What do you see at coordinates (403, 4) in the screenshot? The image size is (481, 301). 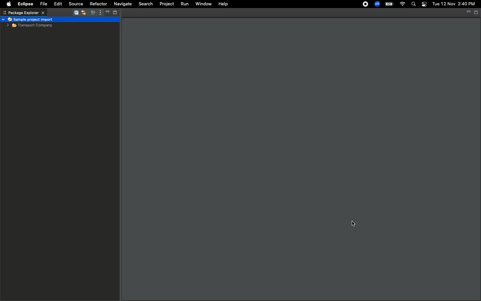 I see `Internet` at bounding box center [403, 4].